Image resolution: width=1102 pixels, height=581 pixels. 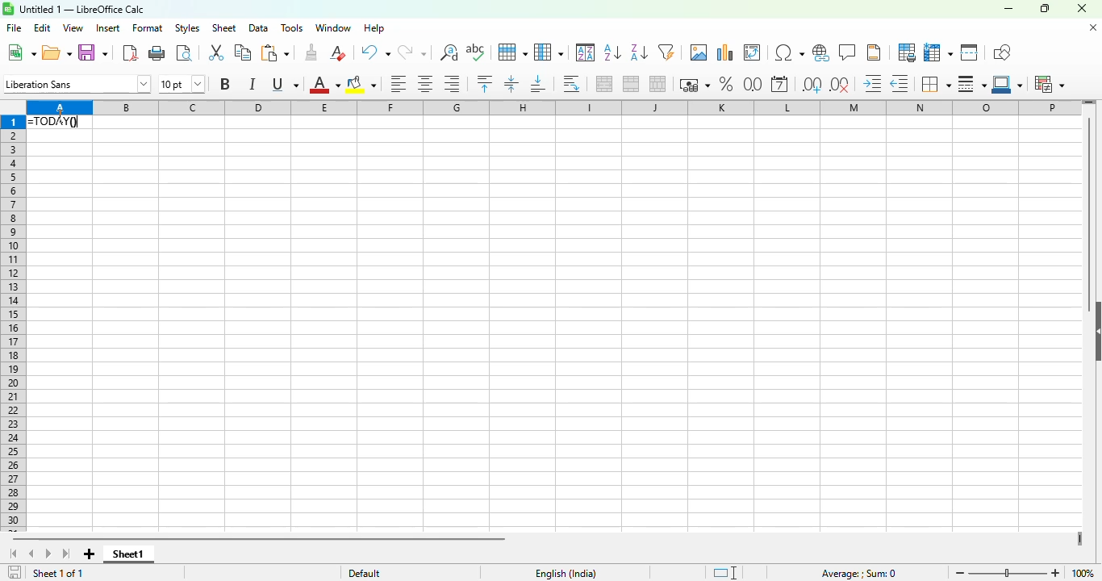 What do you see at coordinates (1081, 8) in the screenshot?
I see `close` at bounding box center [1081, 8].